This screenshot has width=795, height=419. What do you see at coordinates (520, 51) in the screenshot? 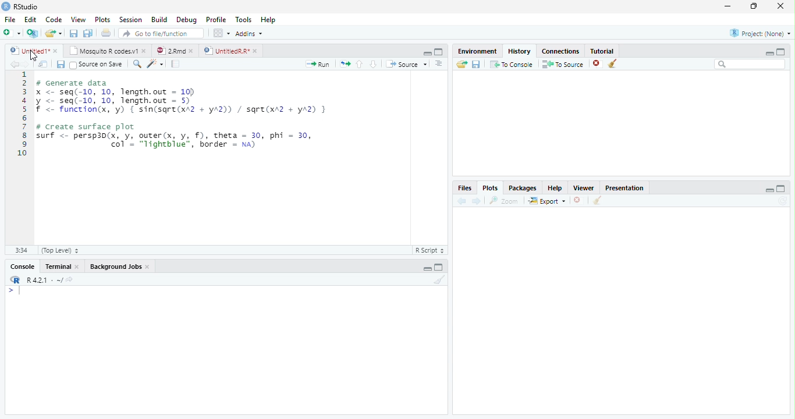
I see `History` at bounding box center [520, 51].